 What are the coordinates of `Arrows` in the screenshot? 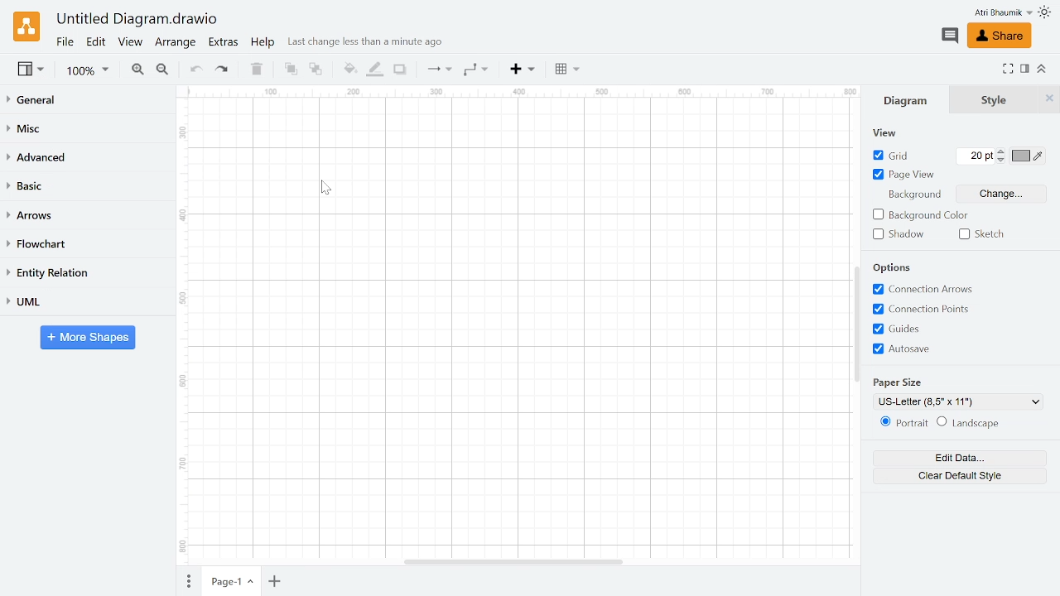 It's located at (84, 217).